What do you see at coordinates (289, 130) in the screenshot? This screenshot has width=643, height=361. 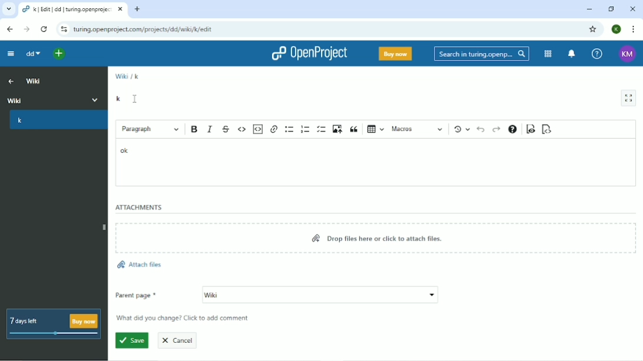 I see `Bulleted list` at bounding box center [289, 130].